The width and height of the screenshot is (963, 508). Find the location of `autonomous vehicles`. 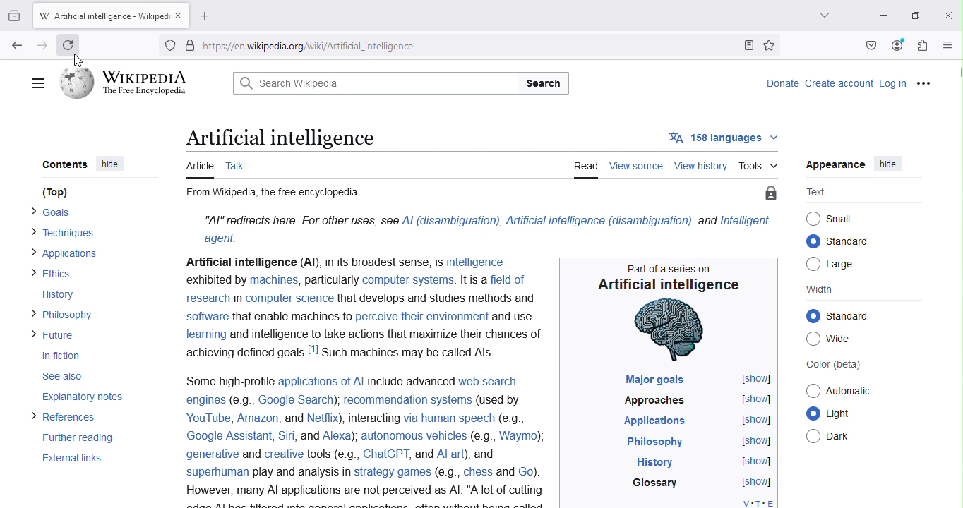

autonomous vehicles is located at coordinates (412, 436).